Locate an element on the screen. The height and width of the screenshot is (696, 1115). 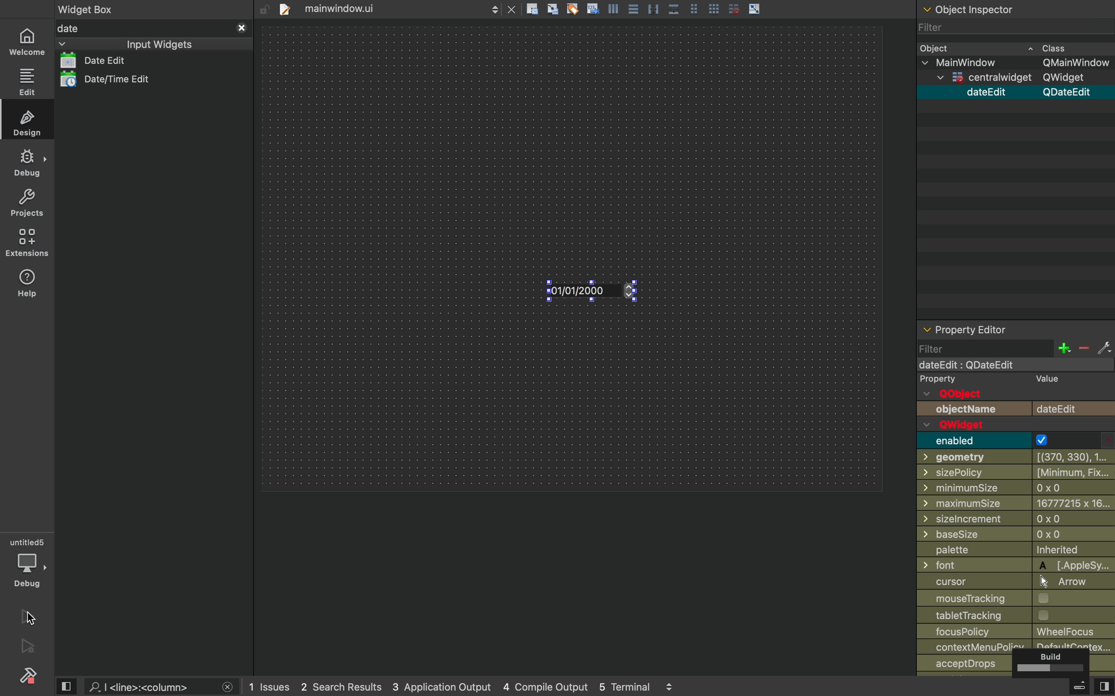
close is located at coordinates (511, 8).